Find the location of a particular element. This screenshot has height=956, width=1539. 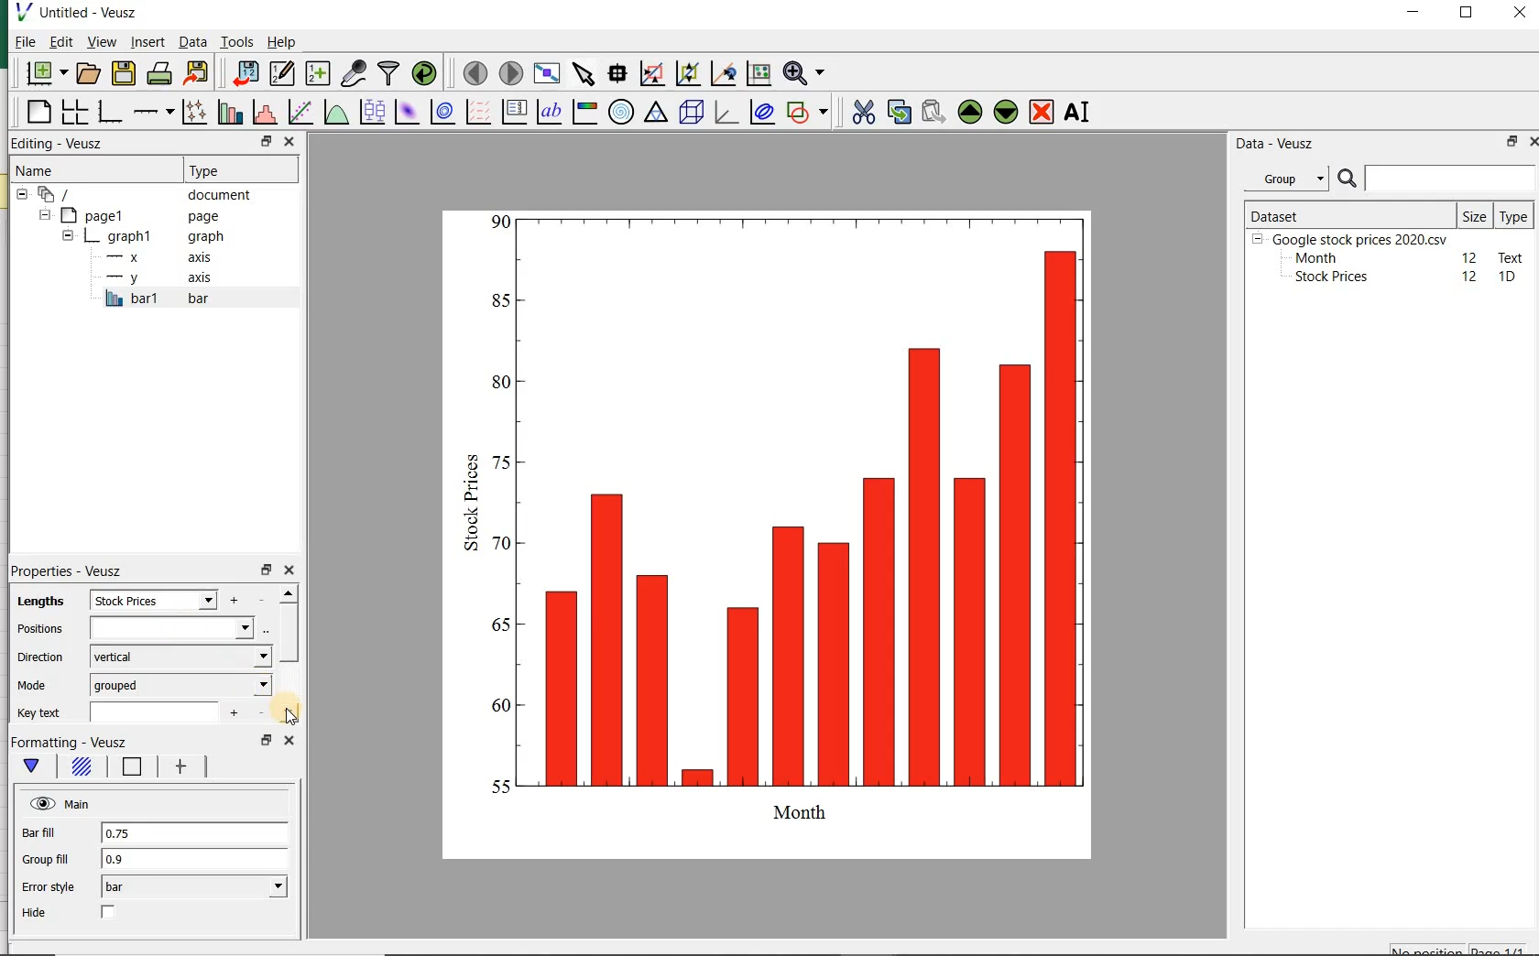

Group datasets with property given is located at coordinates (1281, 179).